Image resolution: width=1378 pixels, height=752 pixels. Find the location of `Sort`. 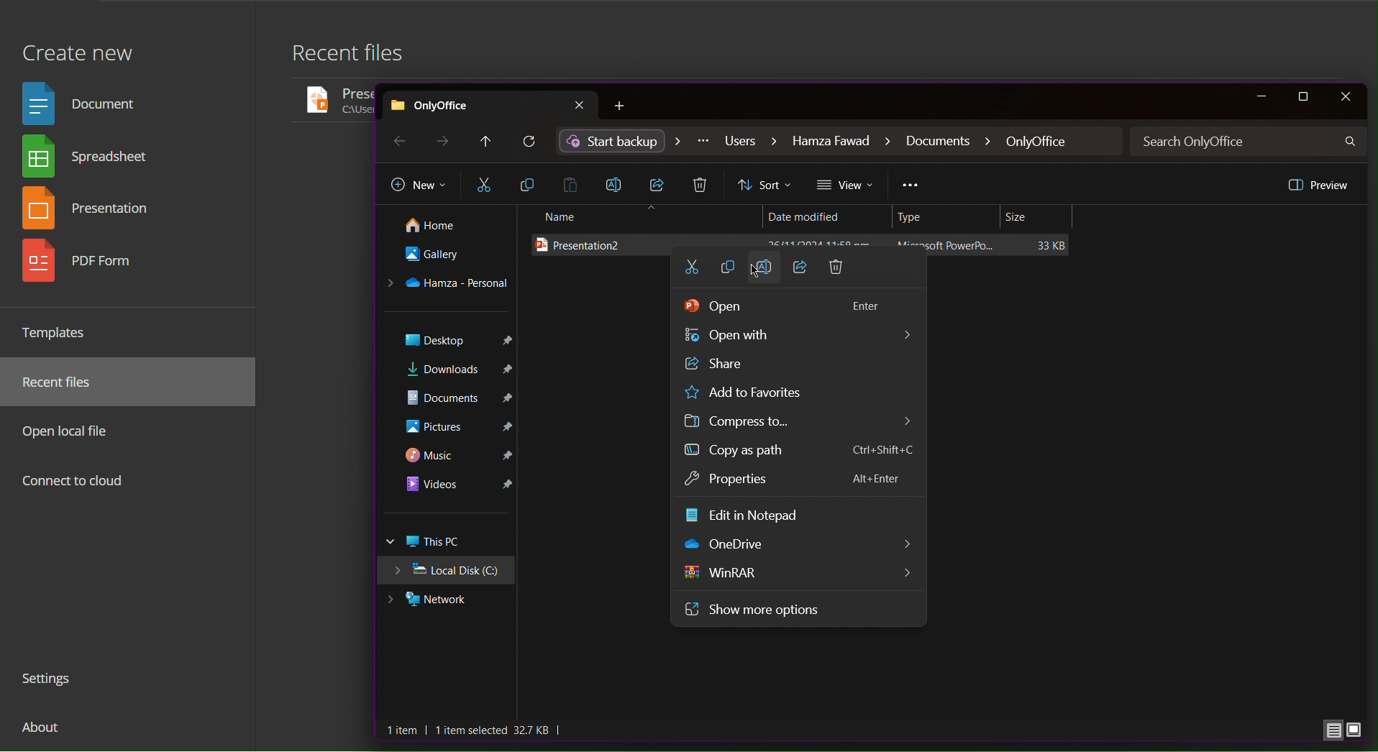

Sort is located at coordinates (766, 185).